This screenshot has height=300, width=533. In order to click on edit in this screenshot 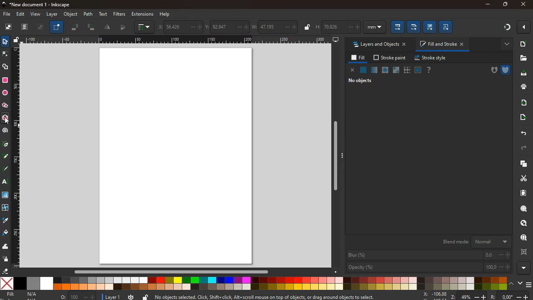, I will do `click(430, 27)`.